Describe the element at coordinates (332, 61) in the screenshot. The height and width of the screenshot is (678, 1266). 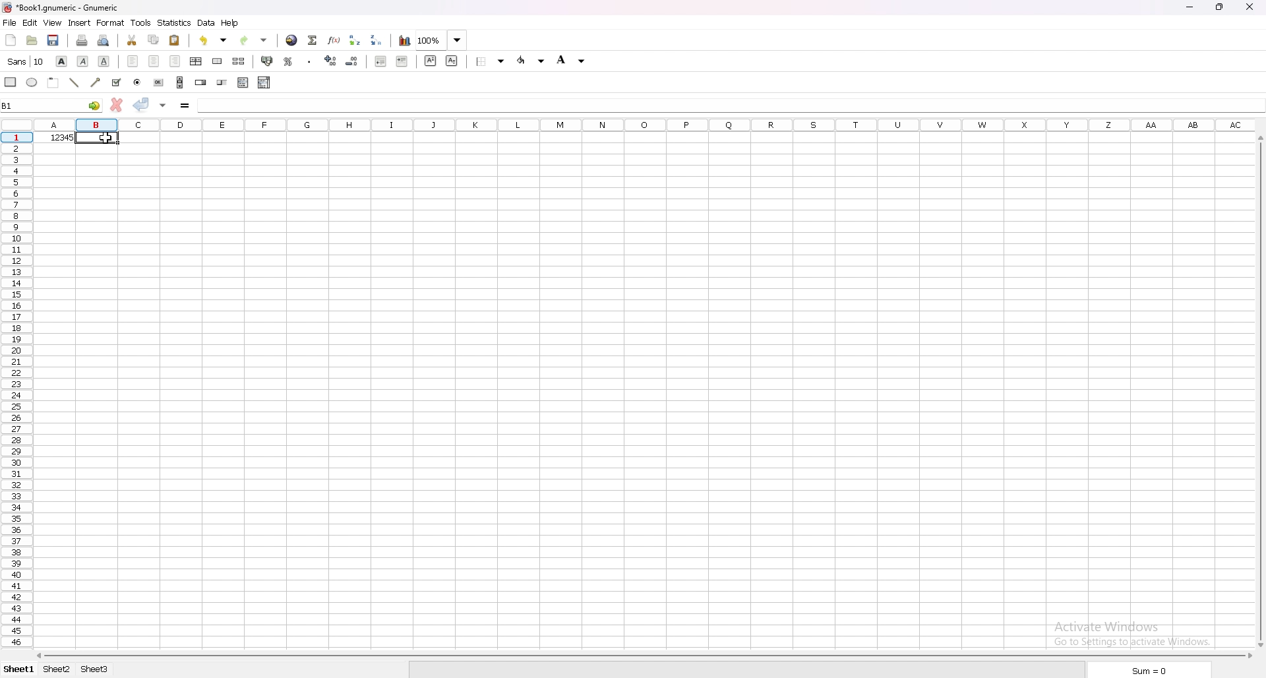
I see `increase decimals` at that location.